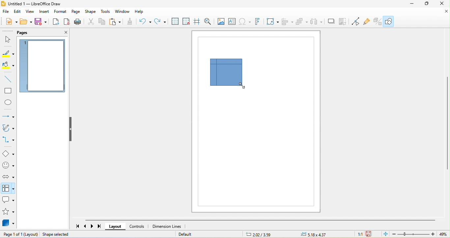 The image size is (450, 238). I want to click on scroll to previous page, so click(86, 226).